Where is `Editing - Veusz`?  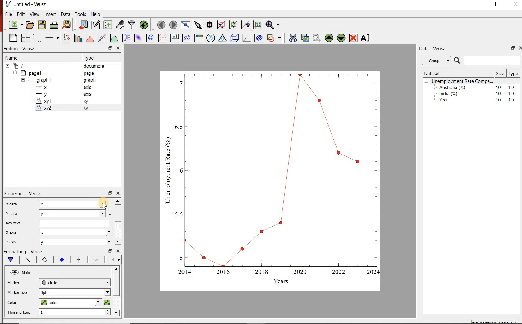
Editing - Veusz is located at coordinates (21, 48).